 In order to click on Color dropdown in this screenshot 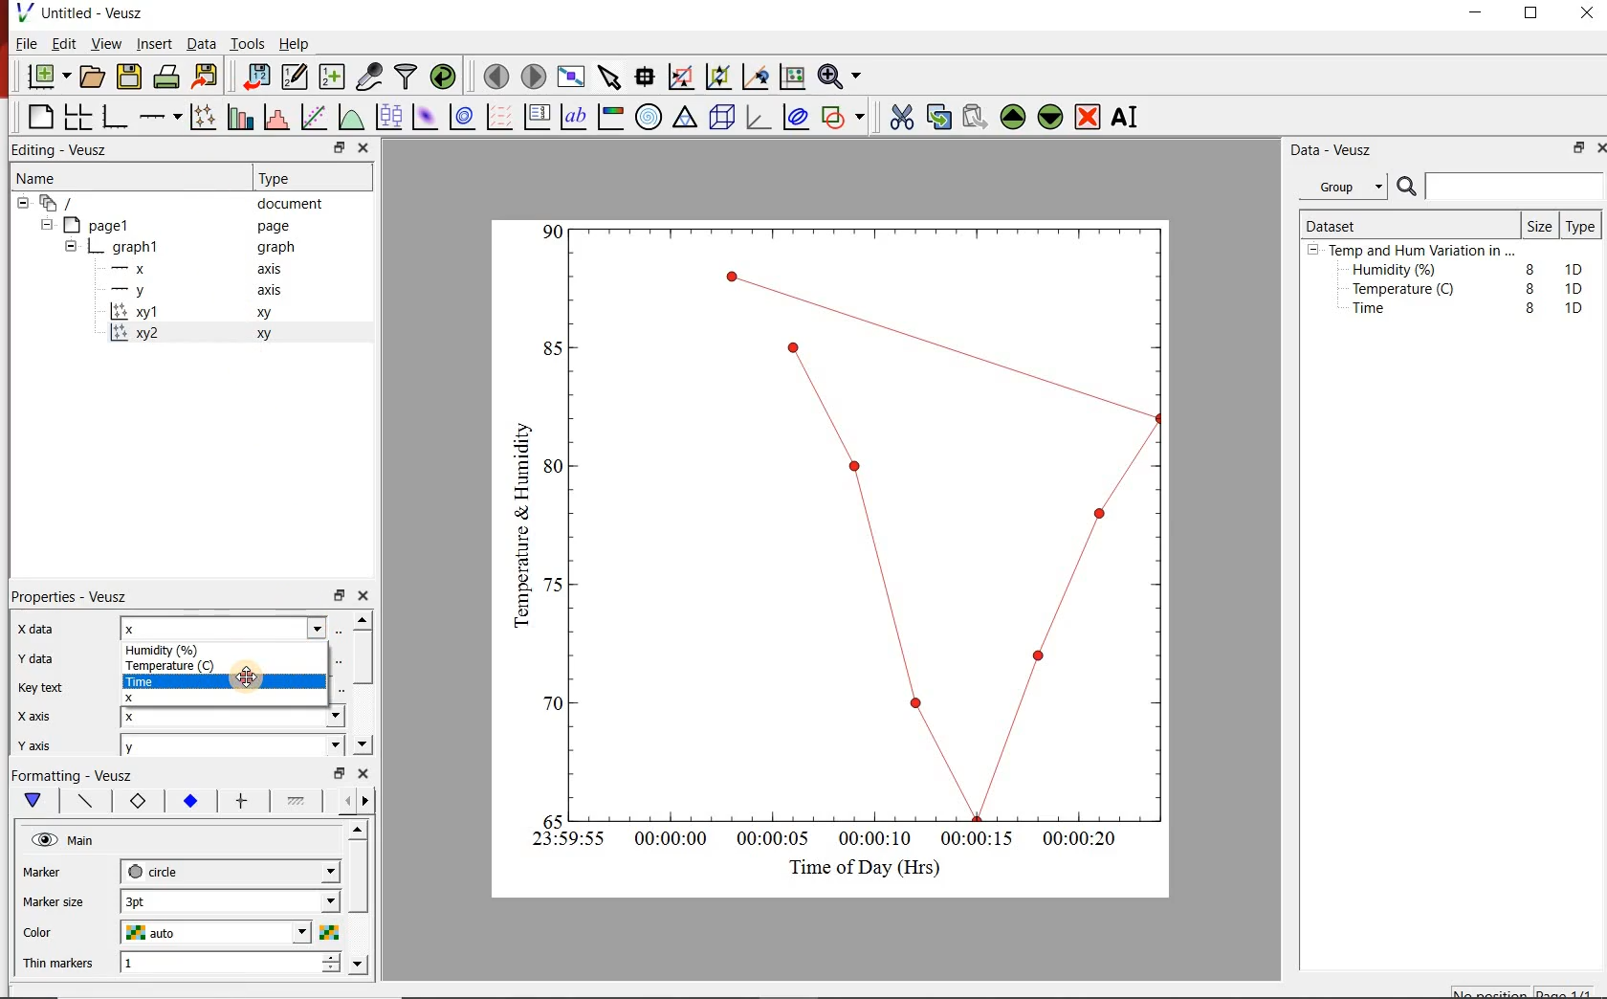, I will do `click(273, 933)`.